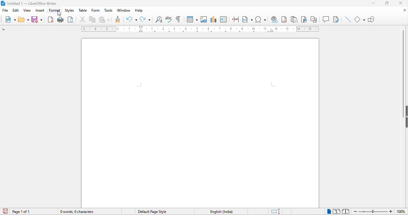 The width and height of the screenshot is (408, 215). Describe the element at coordinates (200, 29) in the screenshot. I see `ruler` at that location.